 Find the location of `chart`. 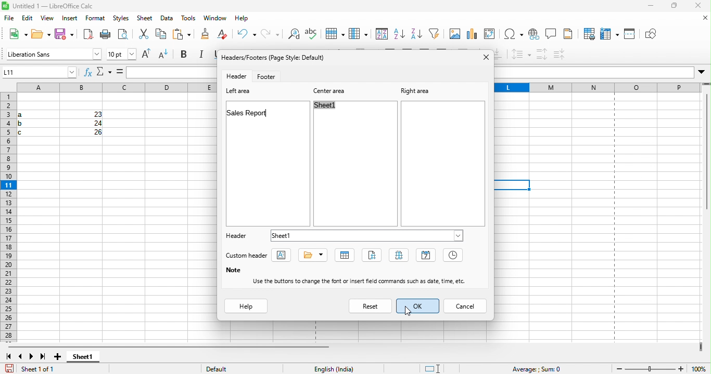

chart is located at coordinates (473, 34).